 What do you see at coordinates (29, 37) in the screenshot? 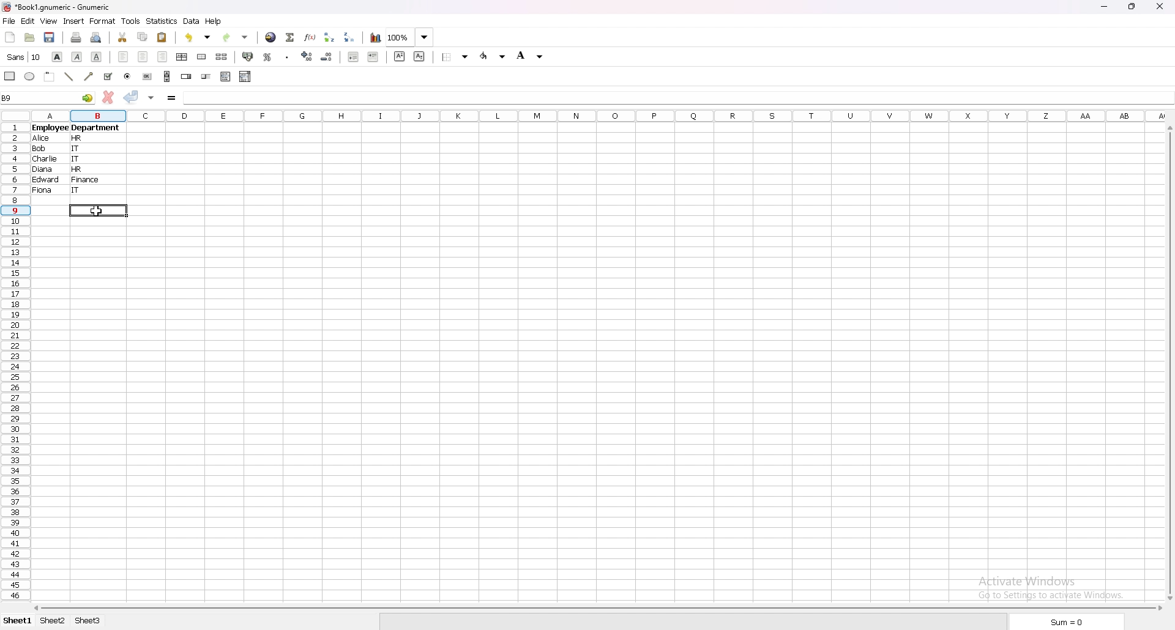
I see `open` at bounding box center [29, 37].